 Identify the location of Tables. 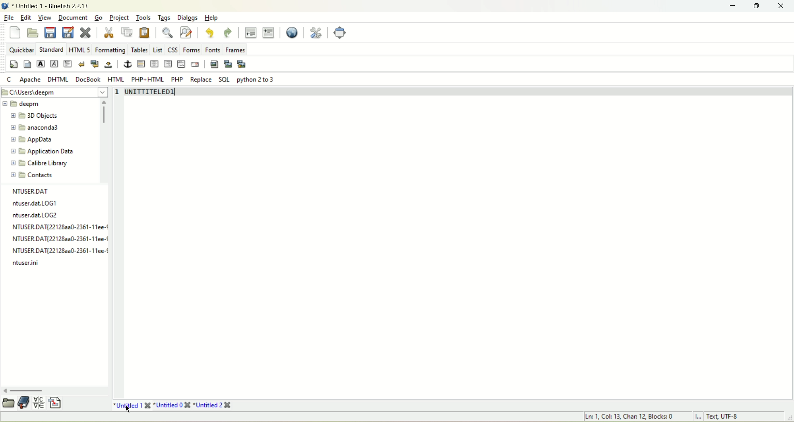
(139, 50).